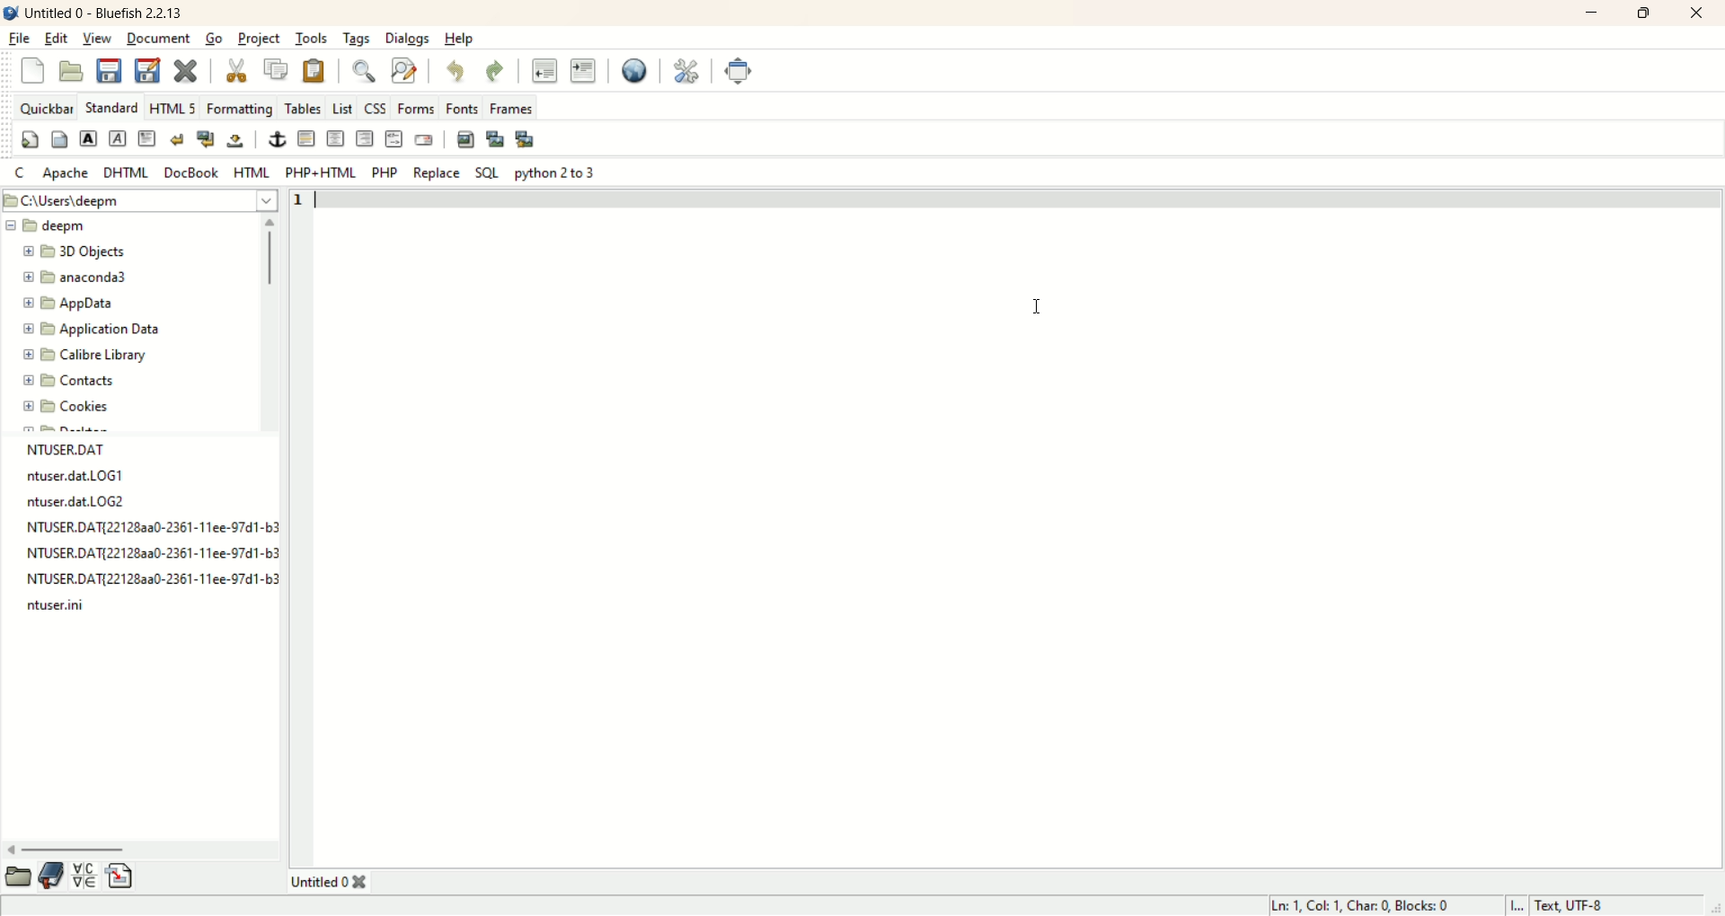  I want to click on break, so click(176, 139).